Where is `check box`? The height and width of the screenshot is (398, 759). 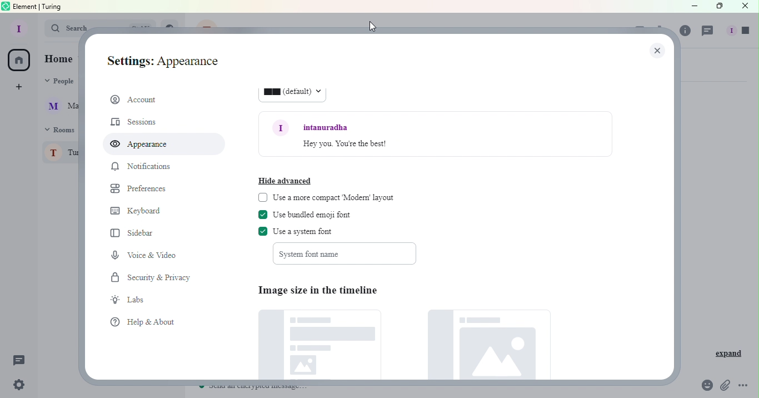 check box is located at coordinates (262, 215).